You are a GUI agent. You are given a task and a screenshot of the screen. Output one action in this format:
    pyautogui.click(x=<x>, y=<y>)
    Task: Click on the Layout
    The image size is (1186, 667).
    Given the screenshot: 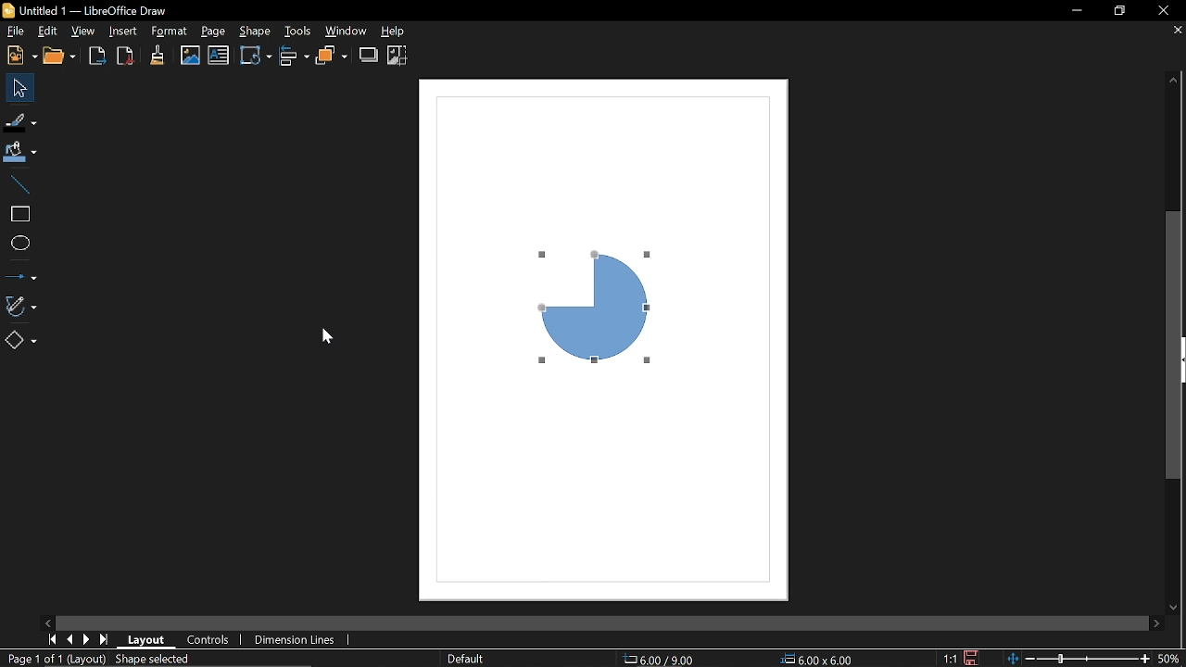 What is the action you would take?
    pyautogui.click(x=148, y=639)
    